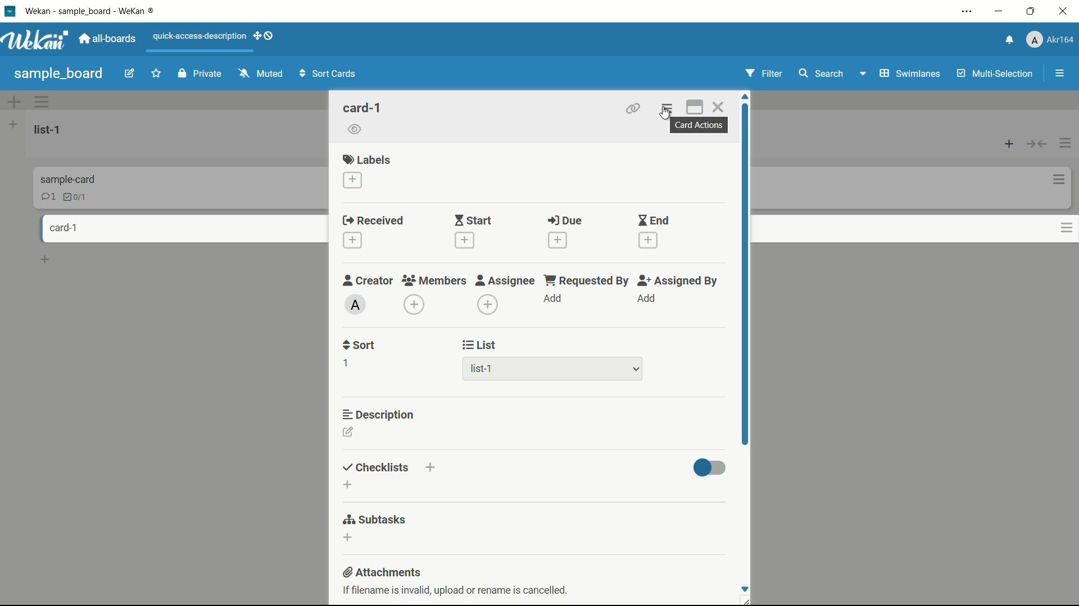 The width and height of the screenshot is (1079, 606). I want to click on start, so click(473, 220).